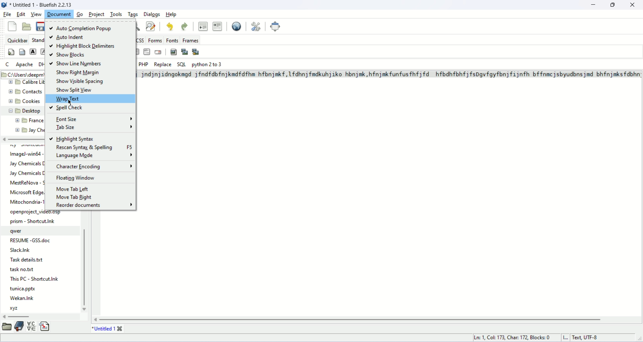 Image resolution: width=643 pixels, height=342 pixels. What do you see at coordinates (20, 14) in the screenshot?
I see `edit` at bounding box center [20, 14].